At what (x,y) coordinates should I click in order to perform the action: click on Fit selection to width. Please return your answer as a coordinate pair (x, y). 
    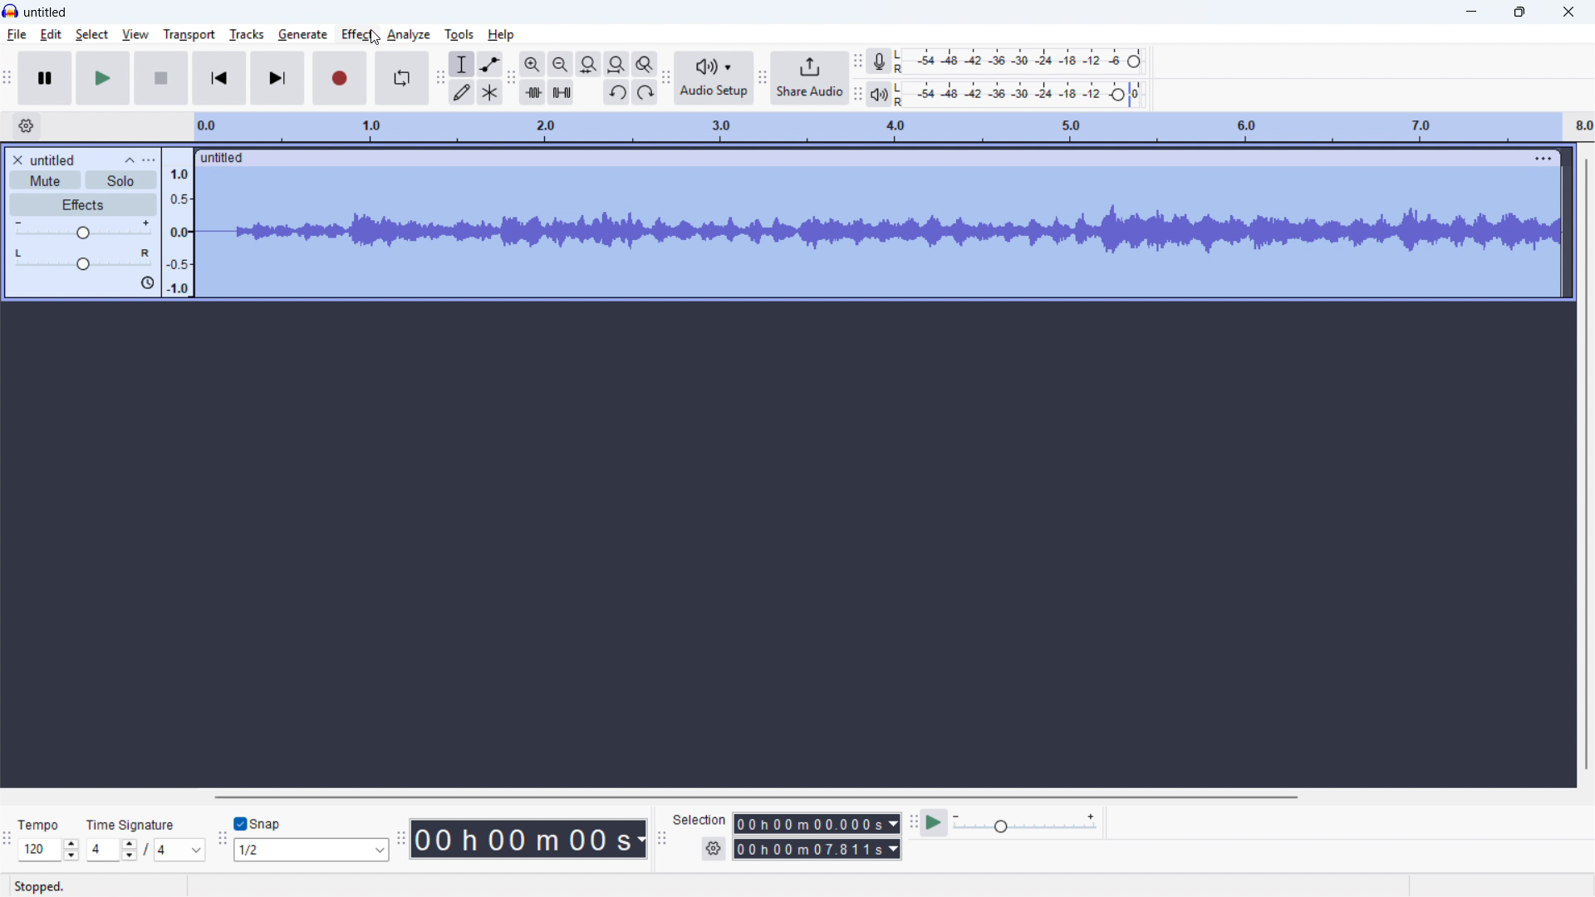
    Looking at the image, I should click on (588, 65).